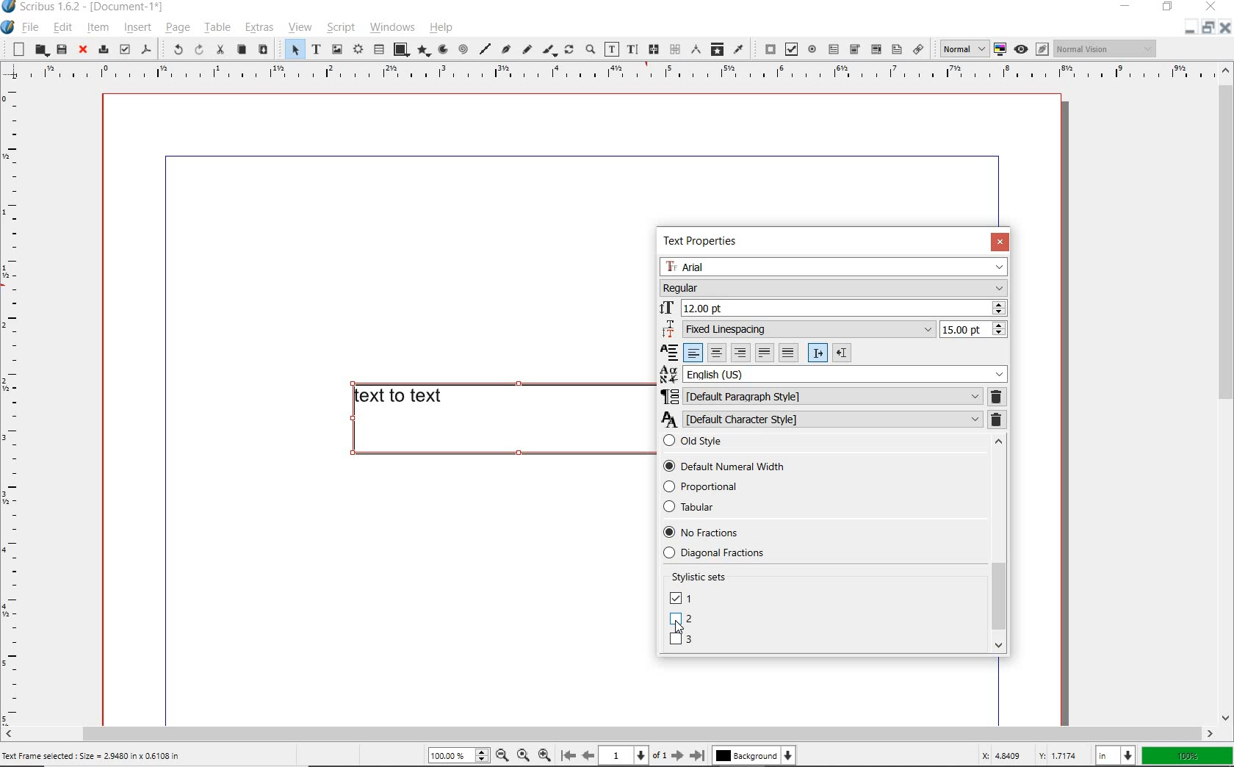  I want to click on new, so click(15, 48).